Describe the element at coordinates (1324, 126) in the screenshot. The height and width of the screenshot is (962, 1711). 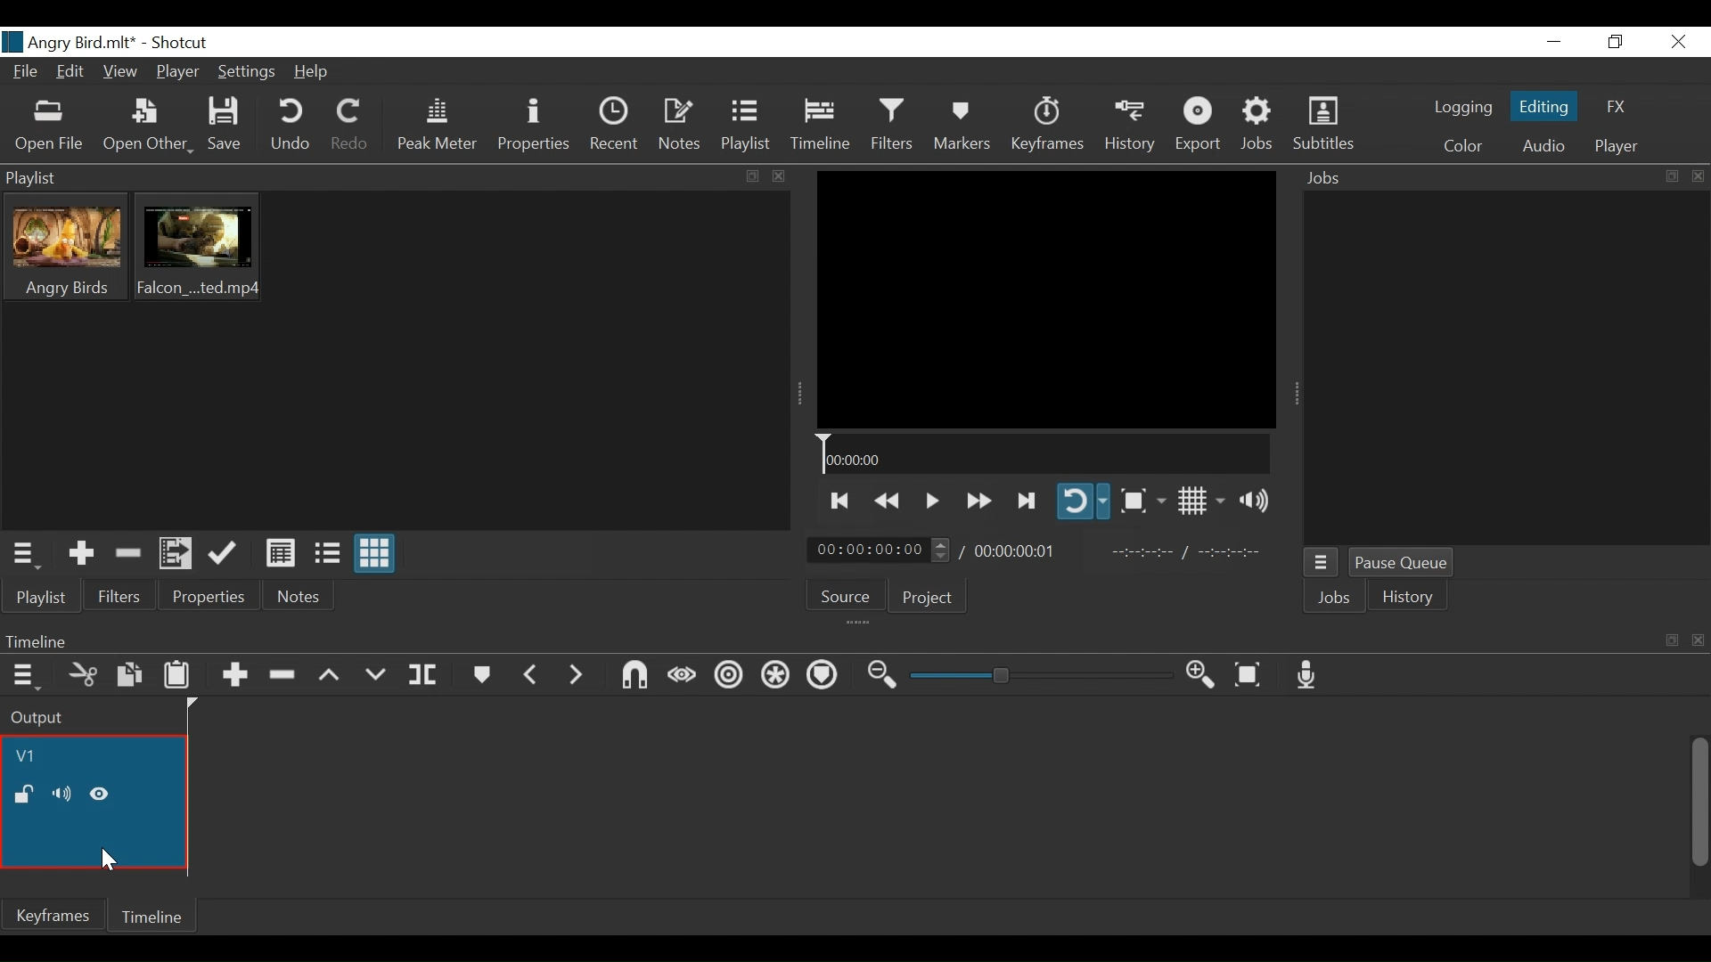
I see `Subtitles` at that location.